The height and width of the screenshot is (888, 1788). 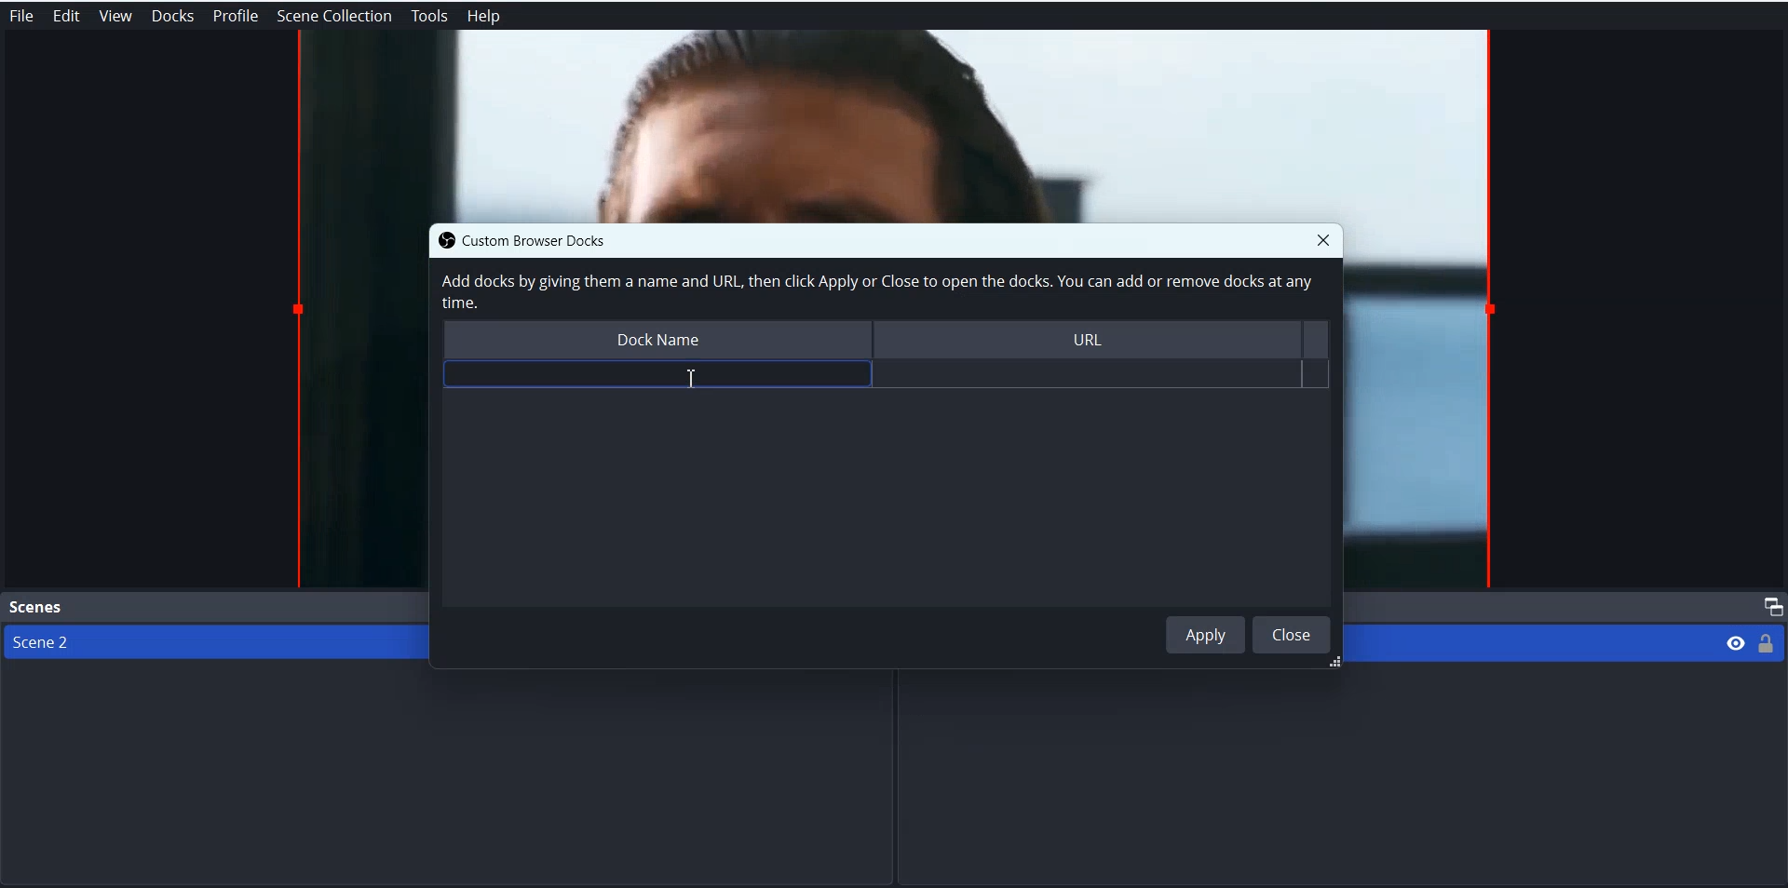 What do you see at coordinates (1769, 606) in the screenshot?
I see `Maximize` at bounding box center [1769, 606].